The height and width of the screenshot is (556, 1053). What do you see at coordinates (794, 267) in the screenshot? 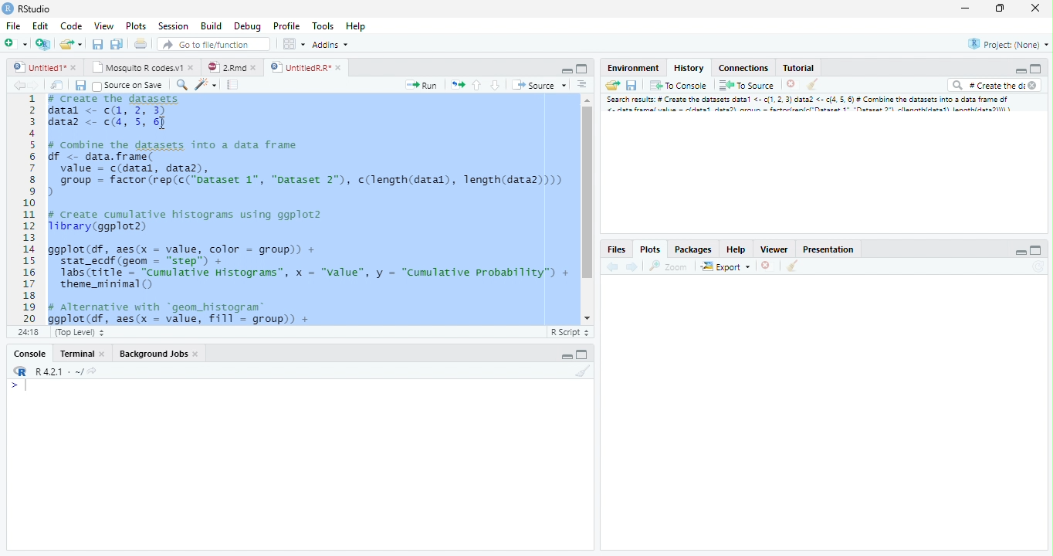
I see `Clear console` at bounding box center [794, 267].